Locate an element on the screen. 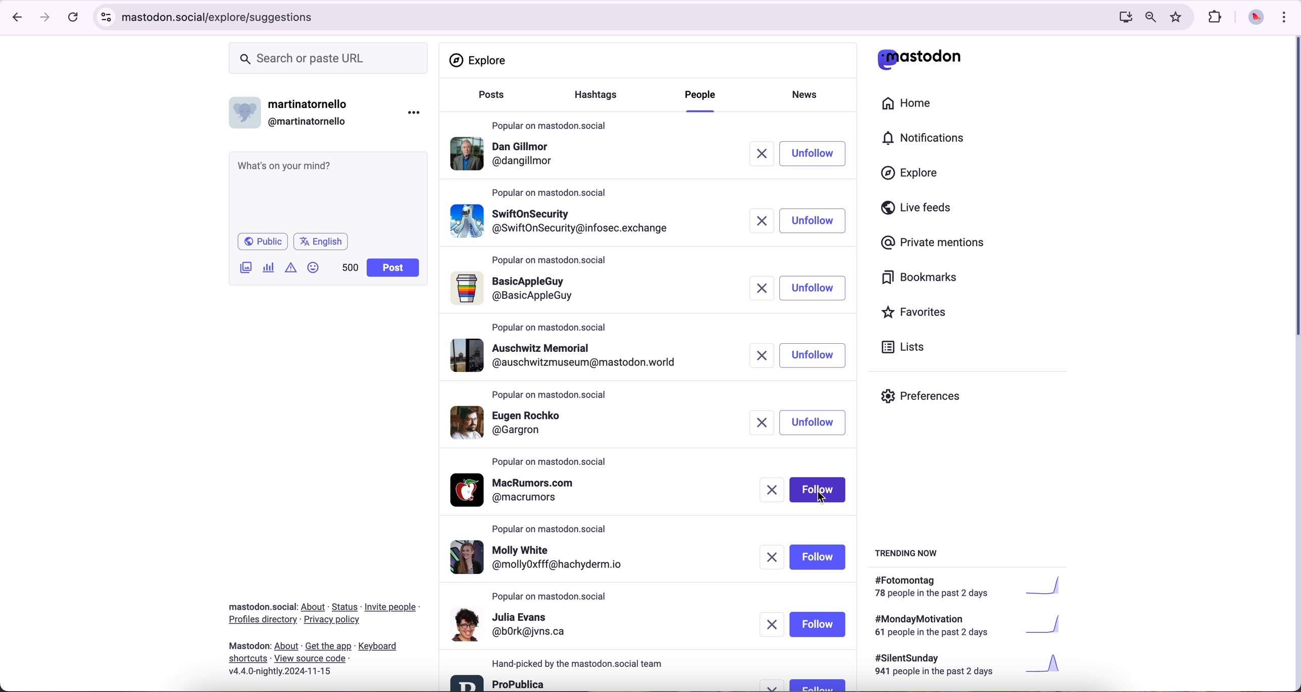  remove is located at coordinates (765, 289).